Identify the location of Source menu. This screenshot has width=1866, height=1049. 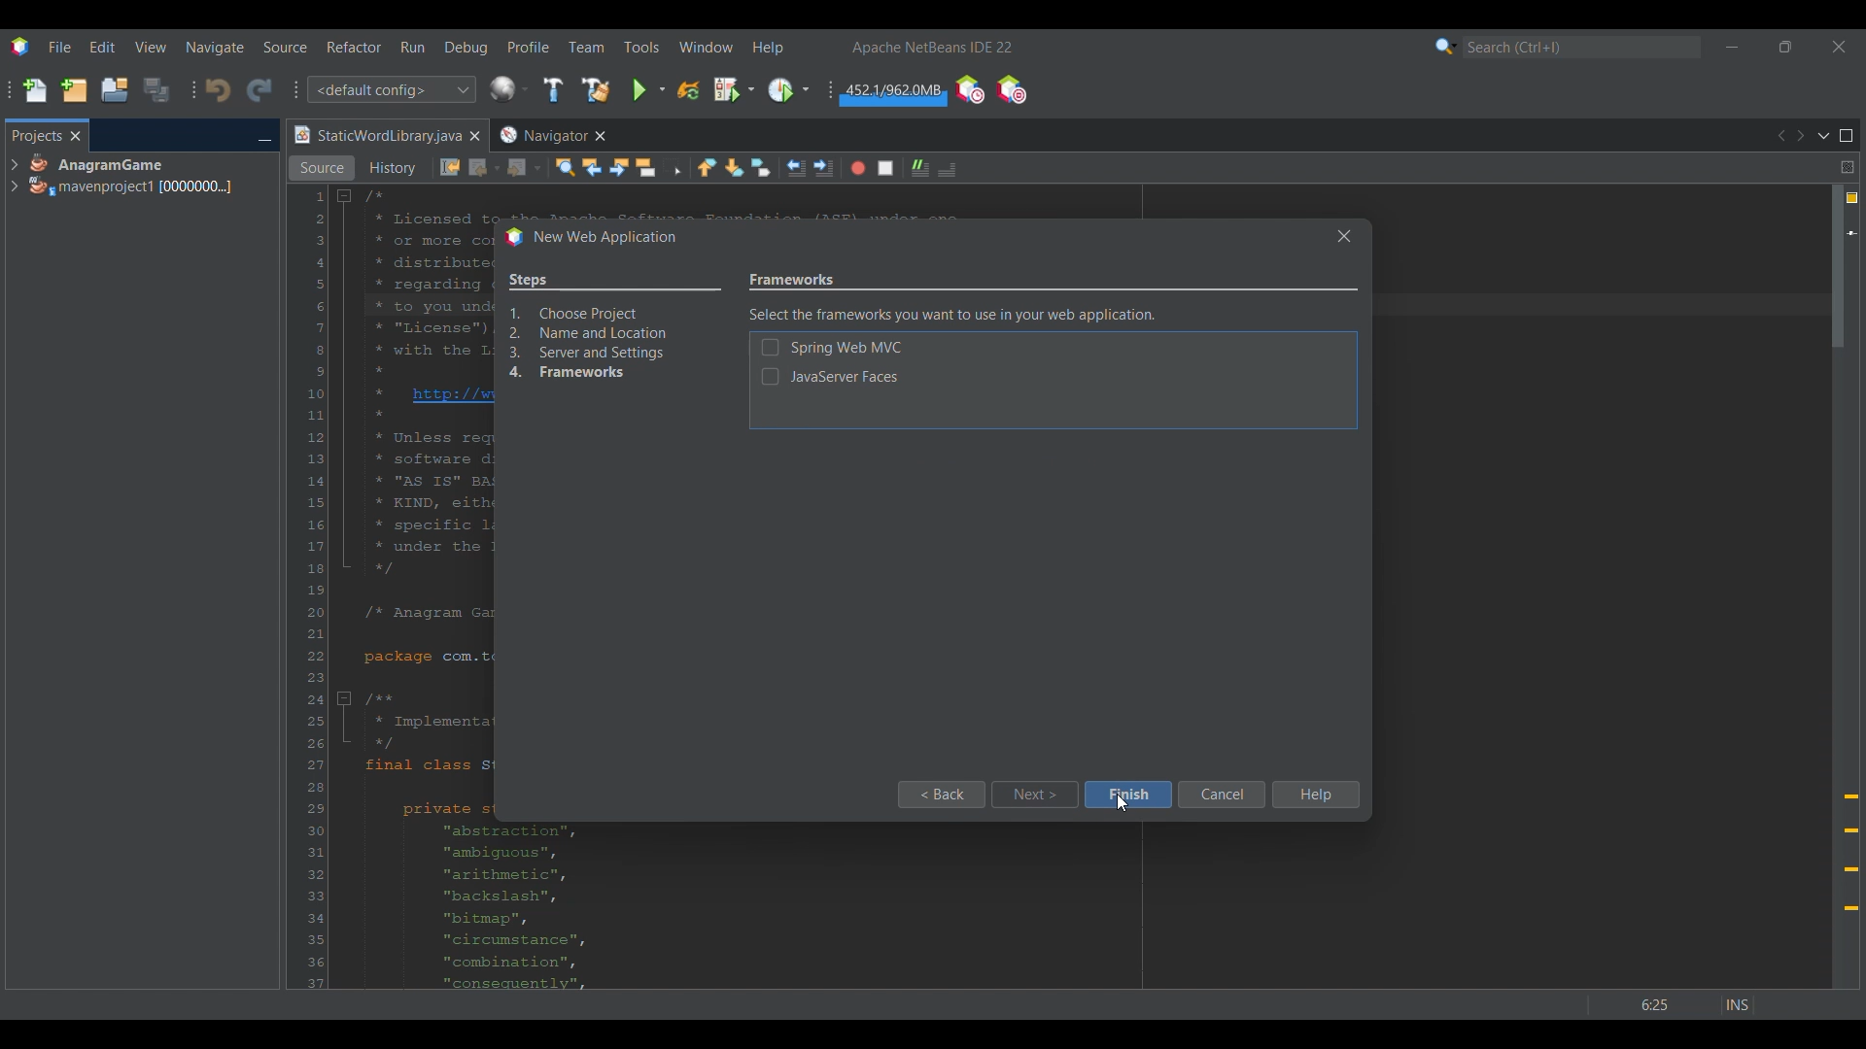
(286, 47).